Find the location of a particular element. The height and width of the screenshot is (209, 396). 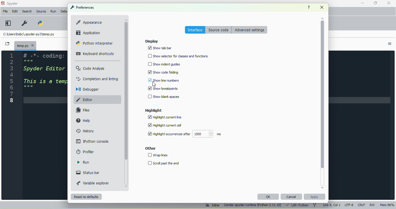

preferences is located at coordinates (82, 7).